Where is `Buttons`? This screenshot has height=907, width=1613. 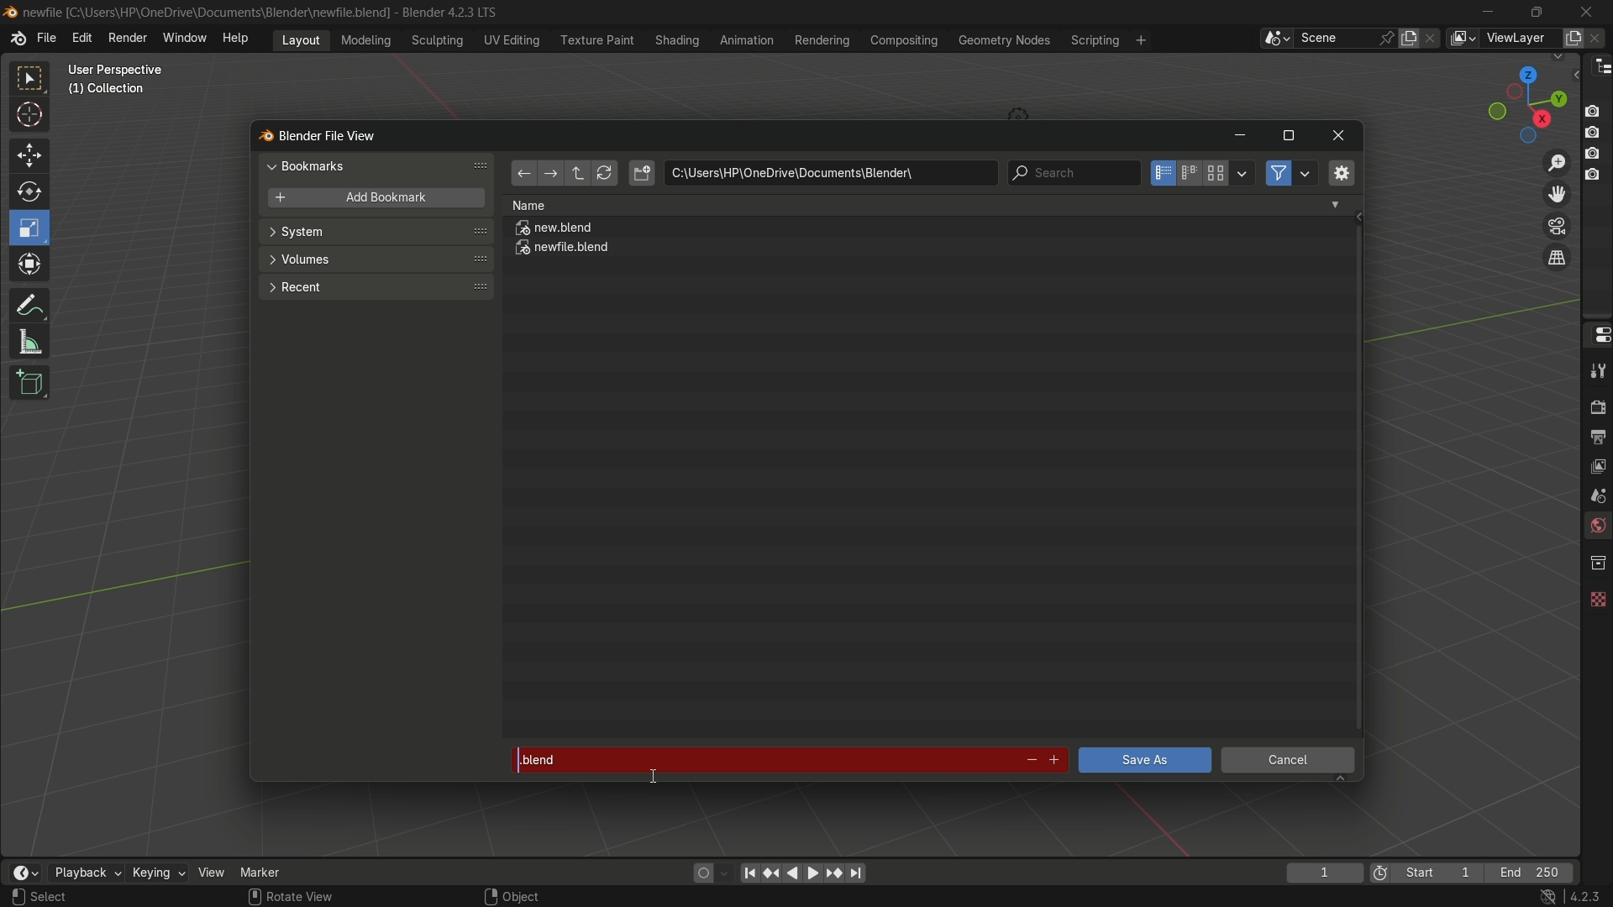
Buttons is located at coordinates (1599, 141).